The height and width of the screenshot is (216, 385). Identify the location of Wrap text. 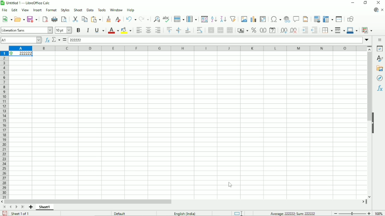
(200, 30).